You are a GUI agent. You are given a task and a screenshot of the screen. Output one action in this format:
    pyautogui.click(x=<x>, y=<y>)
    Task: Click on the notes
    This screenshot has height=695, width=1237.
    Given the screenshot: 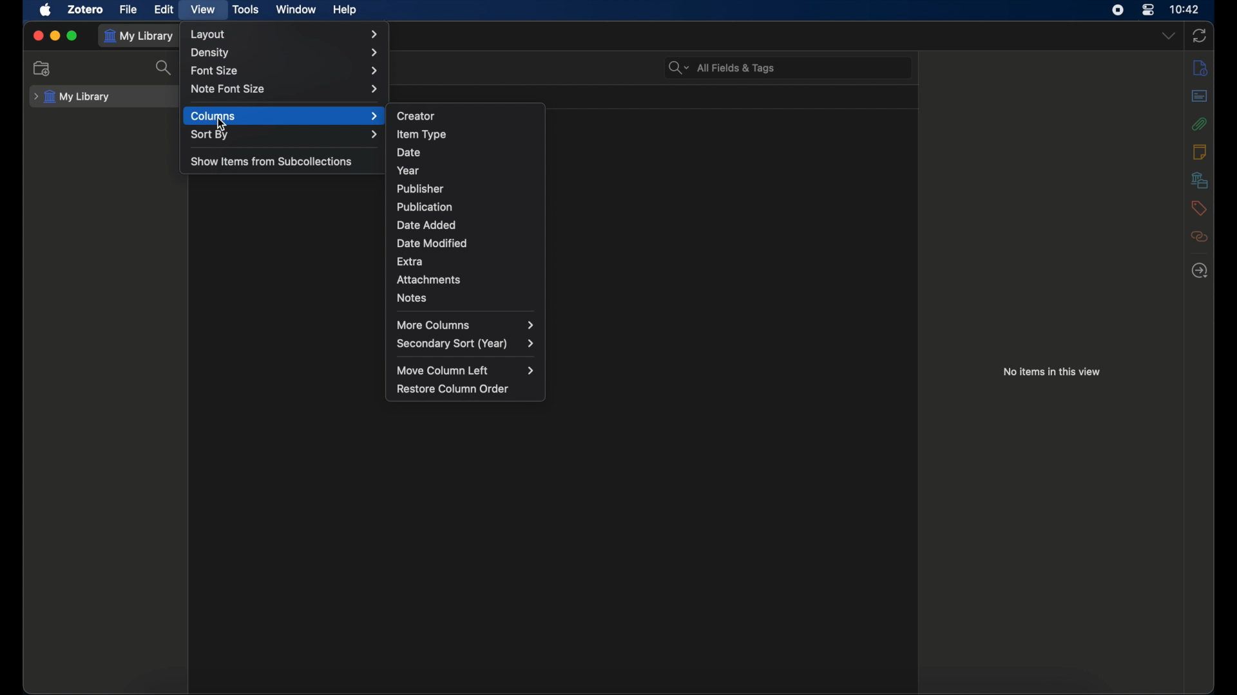 What is the action you would take?
    pyautogui.click(x=1200, y=152)
    